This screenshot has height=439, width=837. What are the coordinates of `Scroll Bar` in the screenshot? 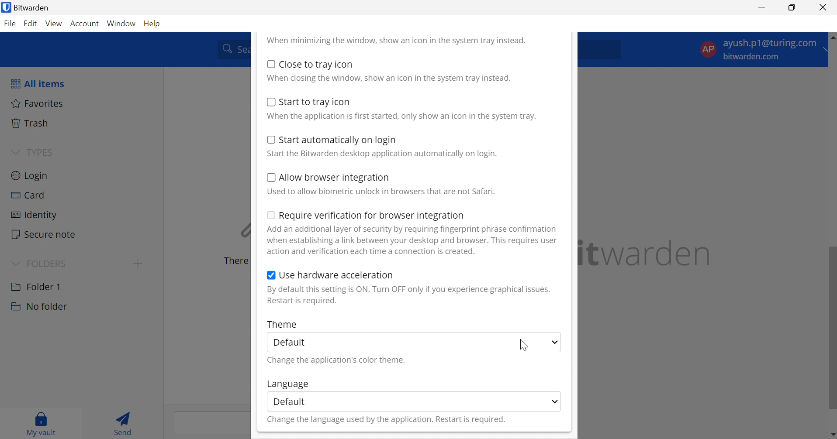 It's located at (832, 250).